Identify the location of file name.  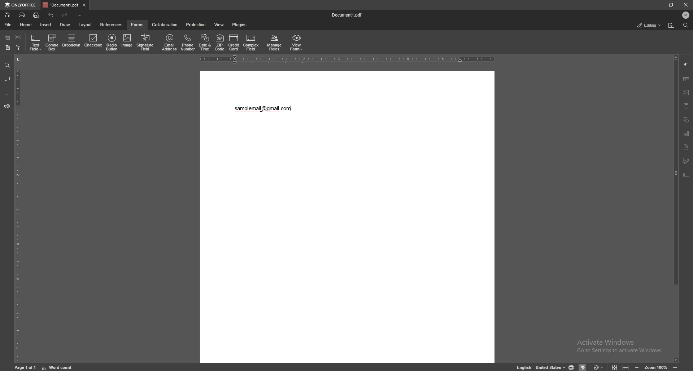
(349, 15).